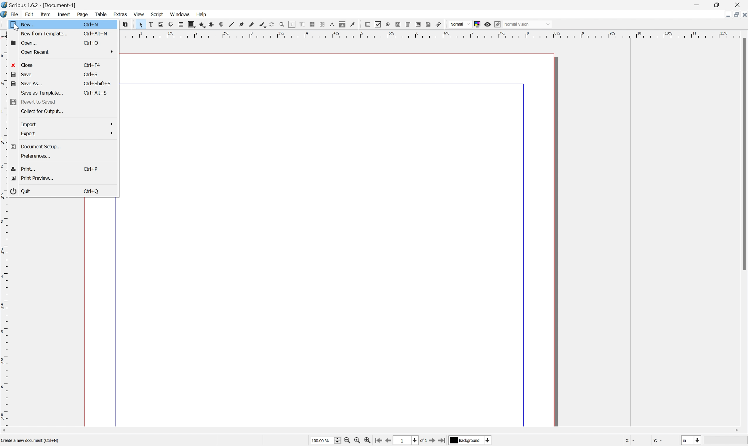 This screenshot has height=446, width=748. I want to click on ctrl+f4, so click(92, 65).